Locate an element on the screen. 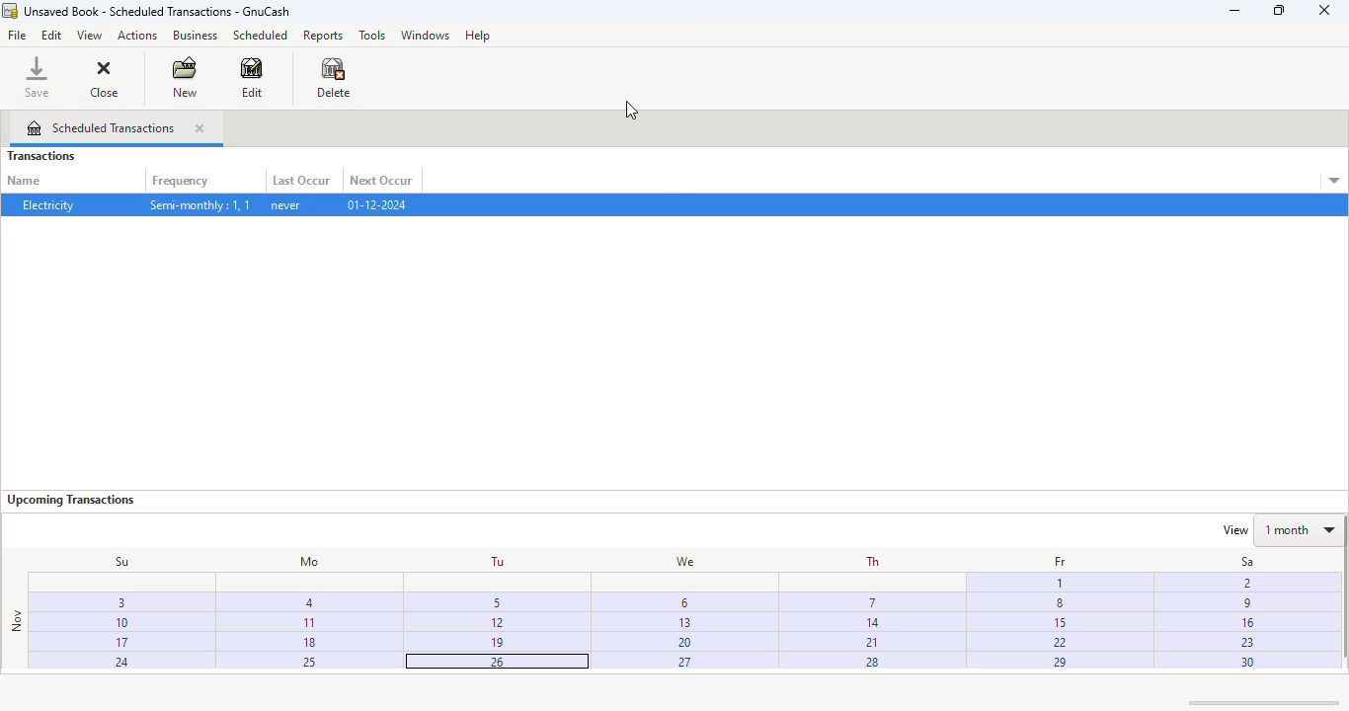  windows is located at coordinates (425, 35).